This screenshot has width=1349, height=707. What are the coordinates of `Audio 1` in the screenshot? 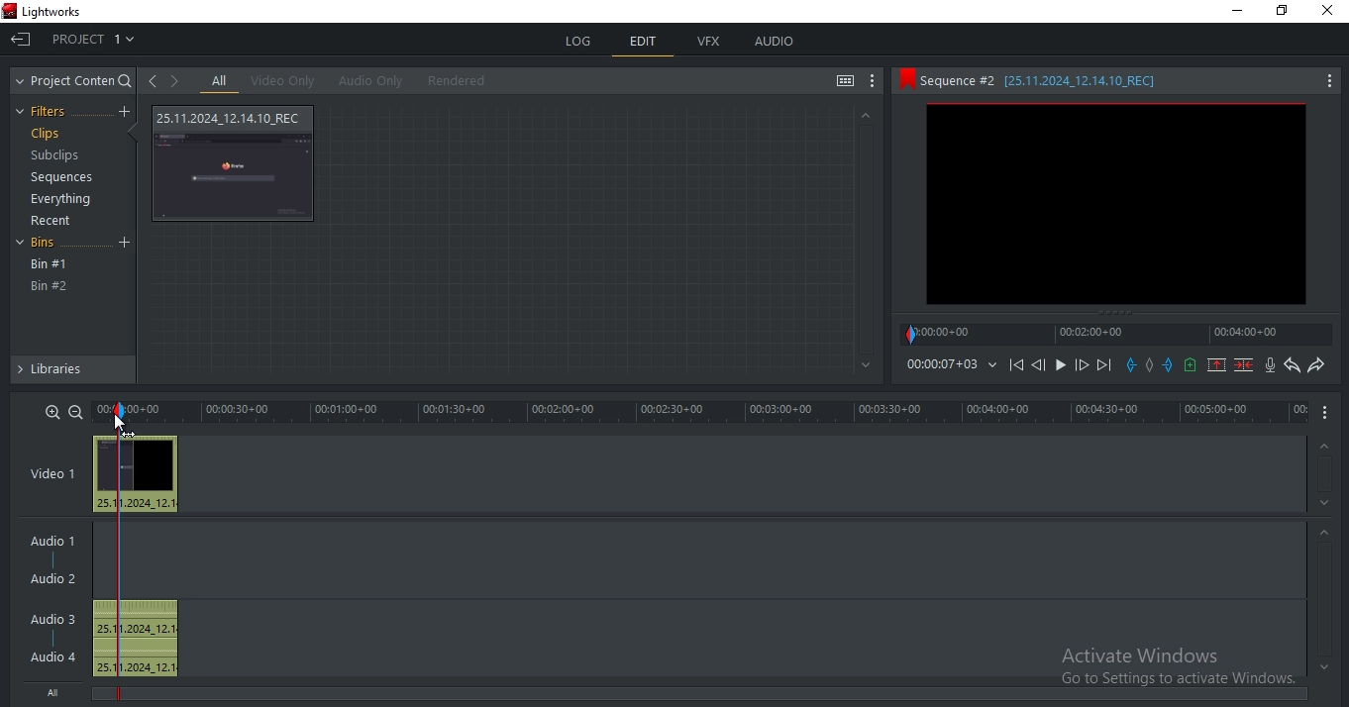 It's located at (56, 538).